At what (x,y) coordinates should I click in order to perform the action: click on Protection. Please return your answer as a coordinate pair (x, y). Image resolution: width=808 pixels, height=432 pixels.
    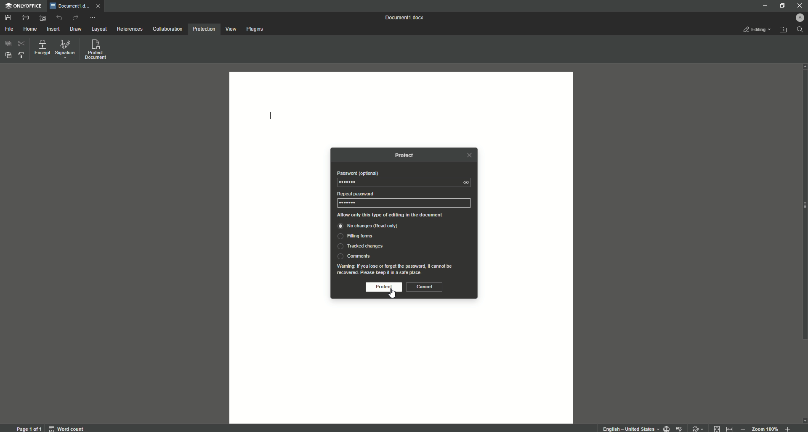
    Looking at the image, I should click on (204, 30).